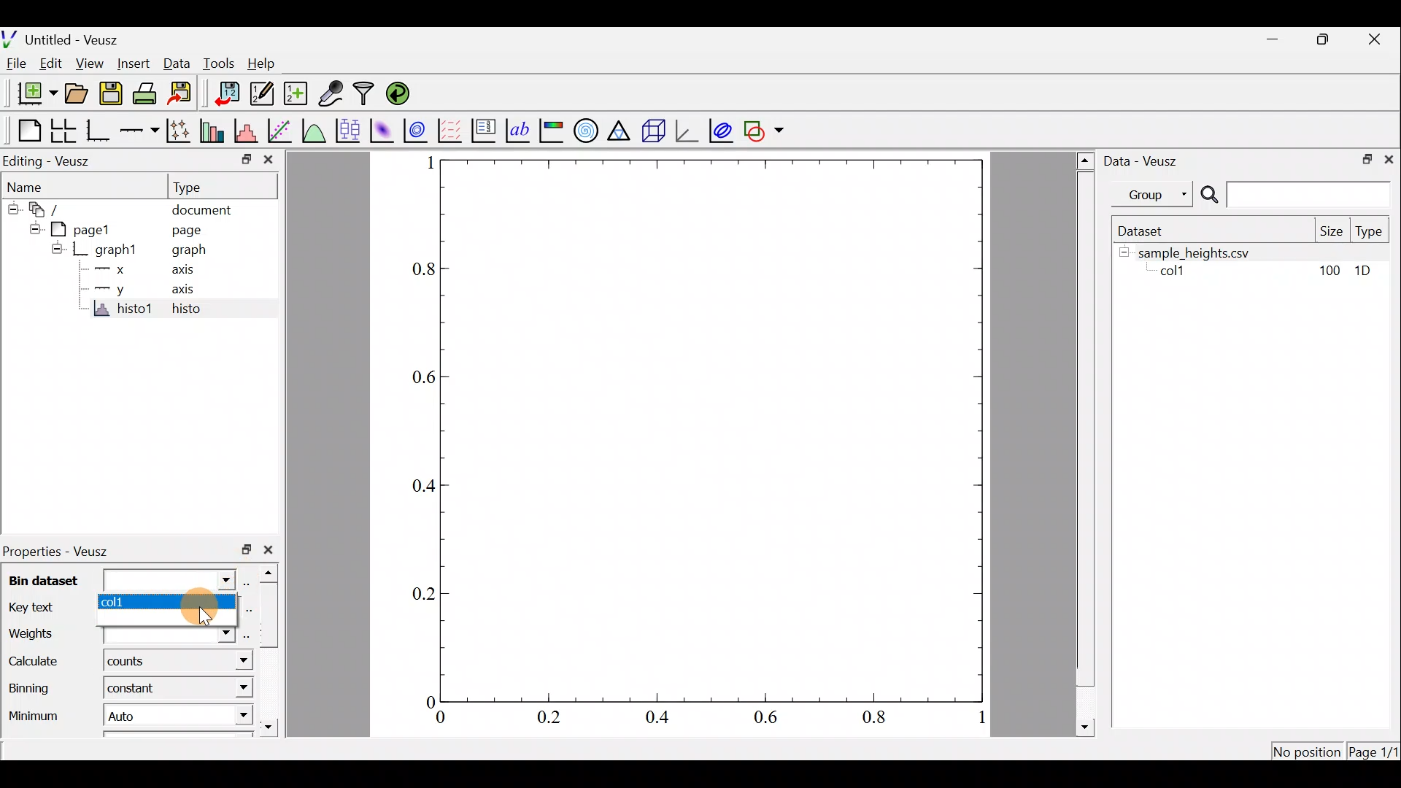 Image resolution: width=1401 pixels, height=788 pixels. What do you see at coordinates (765, 129) in the screenshot?
I see `add a shape to the plot` at bounding box center [765, 129].